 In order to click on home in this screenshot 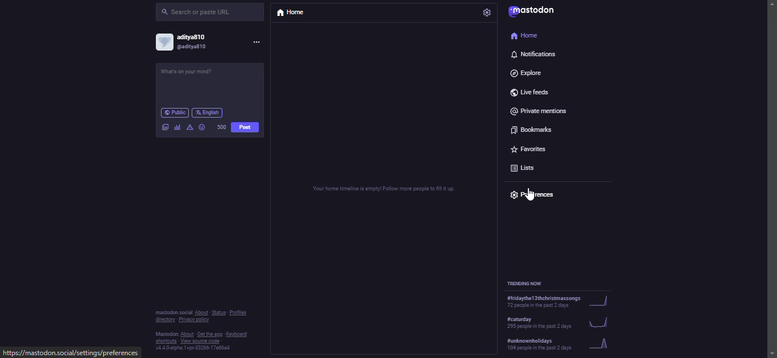, I will do `click(297, 14)`.